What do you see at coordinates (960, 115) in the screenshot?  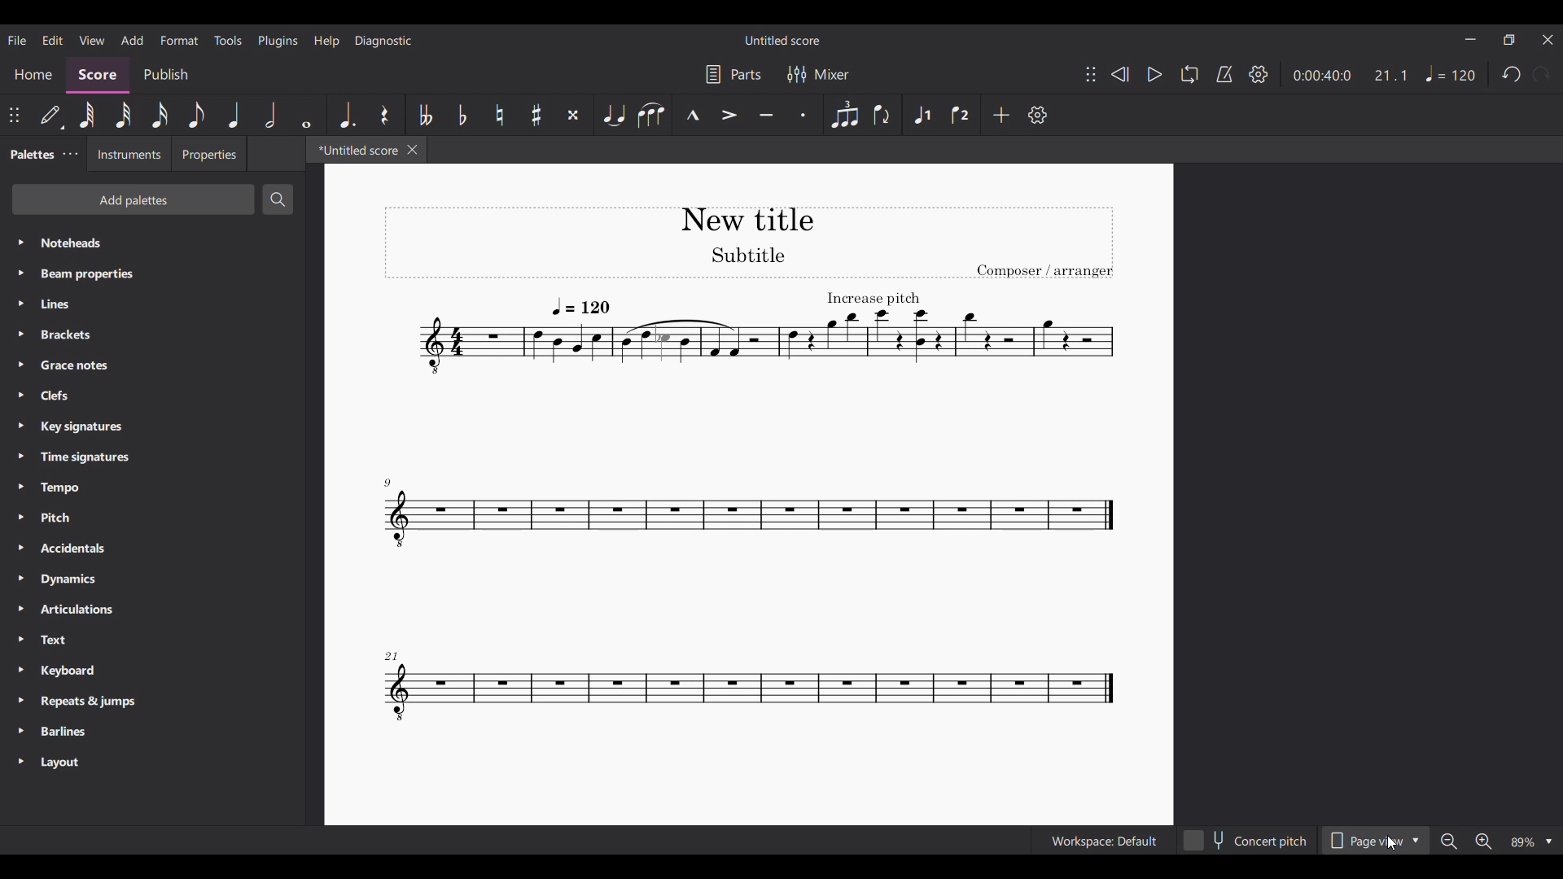 I see `Voice 2` at bounding box center [960, 115].